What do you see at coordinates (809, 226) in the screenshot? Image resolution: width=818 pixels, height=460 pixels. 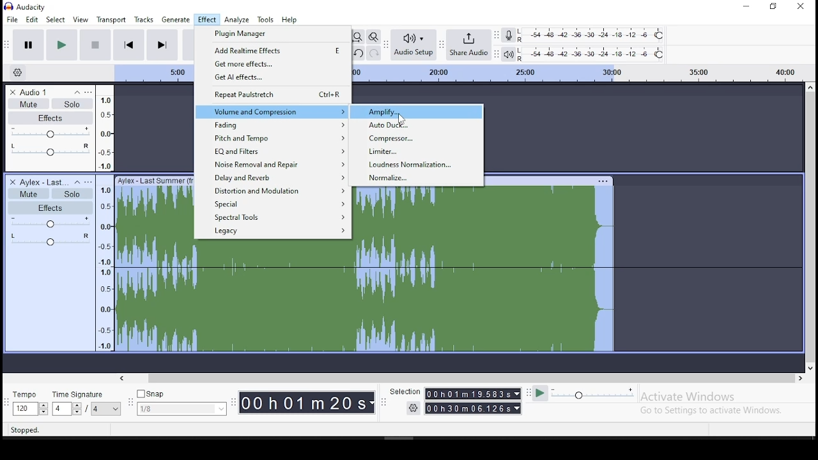 I see `scroll bar` at bounding box center [809, 226].